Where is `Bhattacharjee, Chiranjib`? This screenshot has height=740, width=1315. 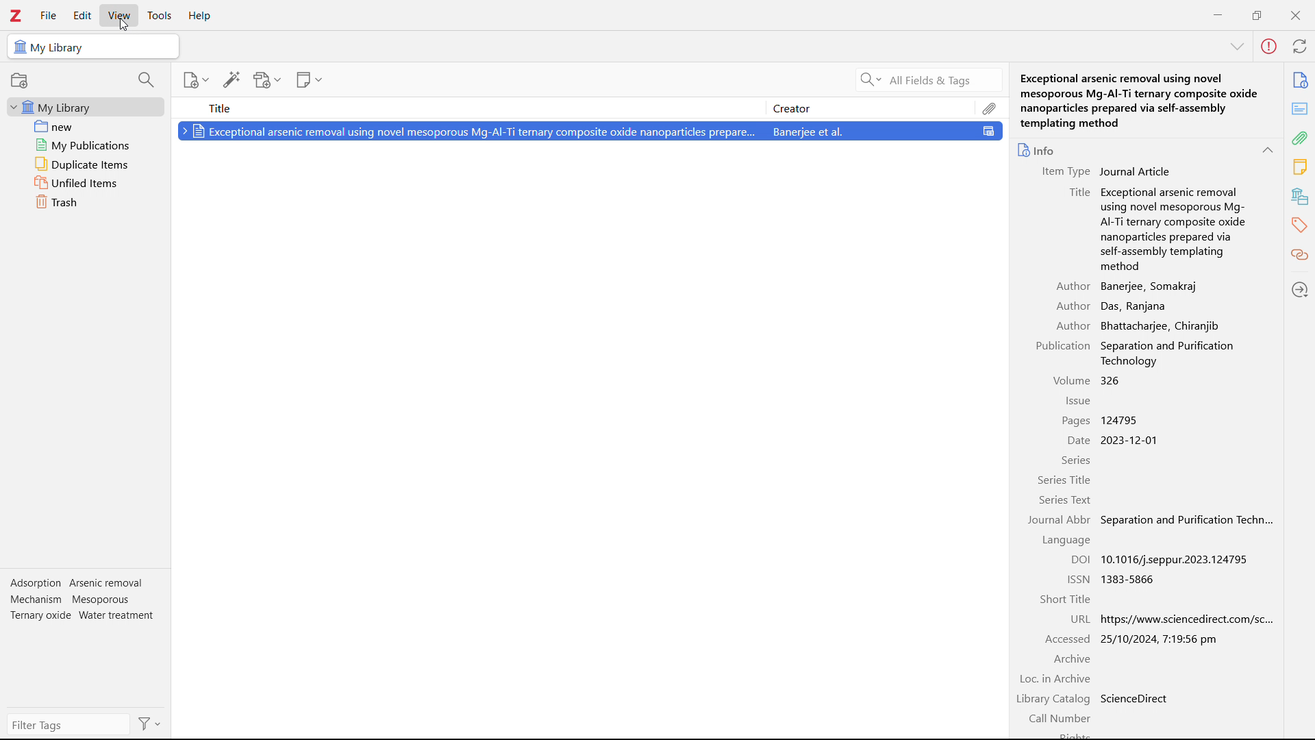 Bhattacharjee, Chiranjib is located at coordinates (1158, 325).